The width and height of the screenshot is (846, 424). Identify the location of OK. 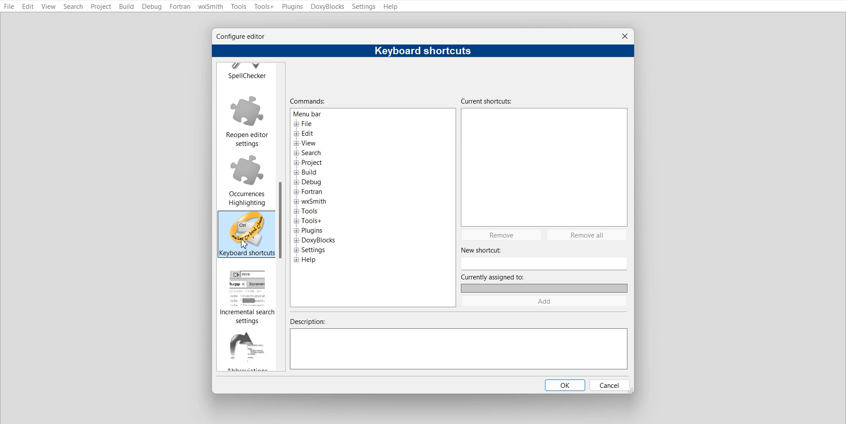
(564, 385).